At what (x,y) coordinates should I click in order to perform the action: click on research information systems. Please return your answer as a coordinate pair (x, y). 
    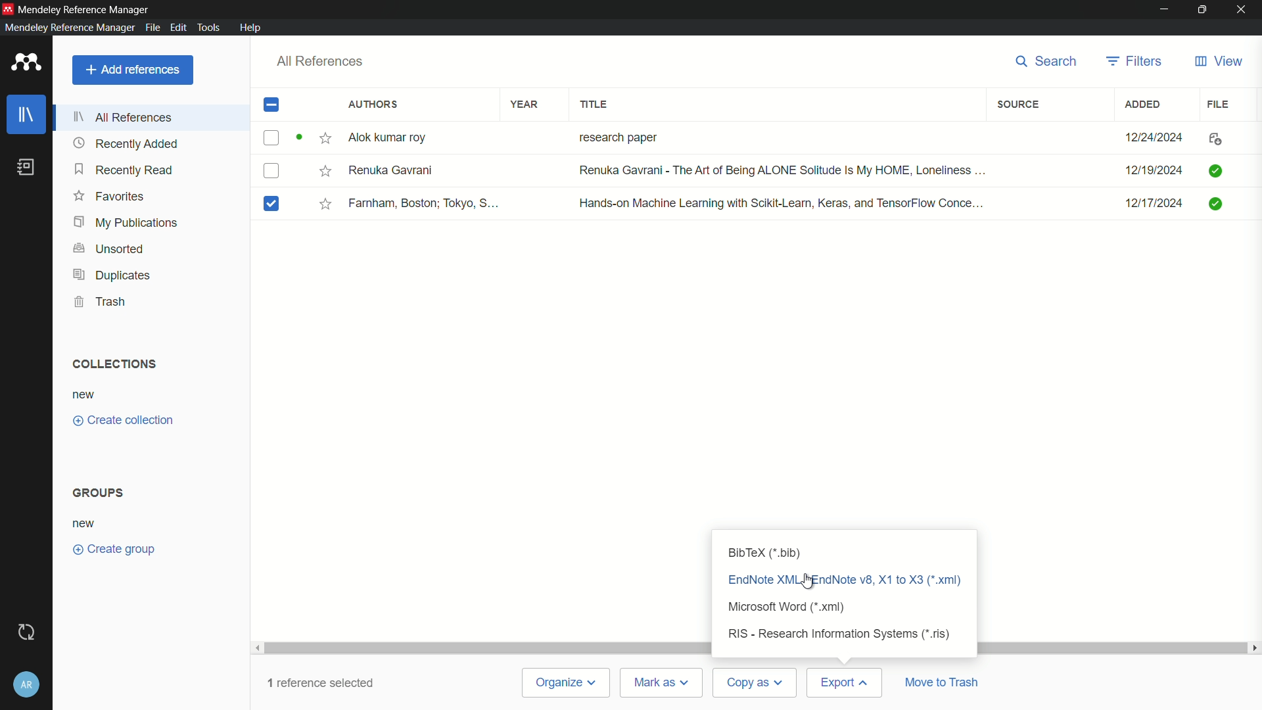
    Looking at the image, I should click on (841, 633).